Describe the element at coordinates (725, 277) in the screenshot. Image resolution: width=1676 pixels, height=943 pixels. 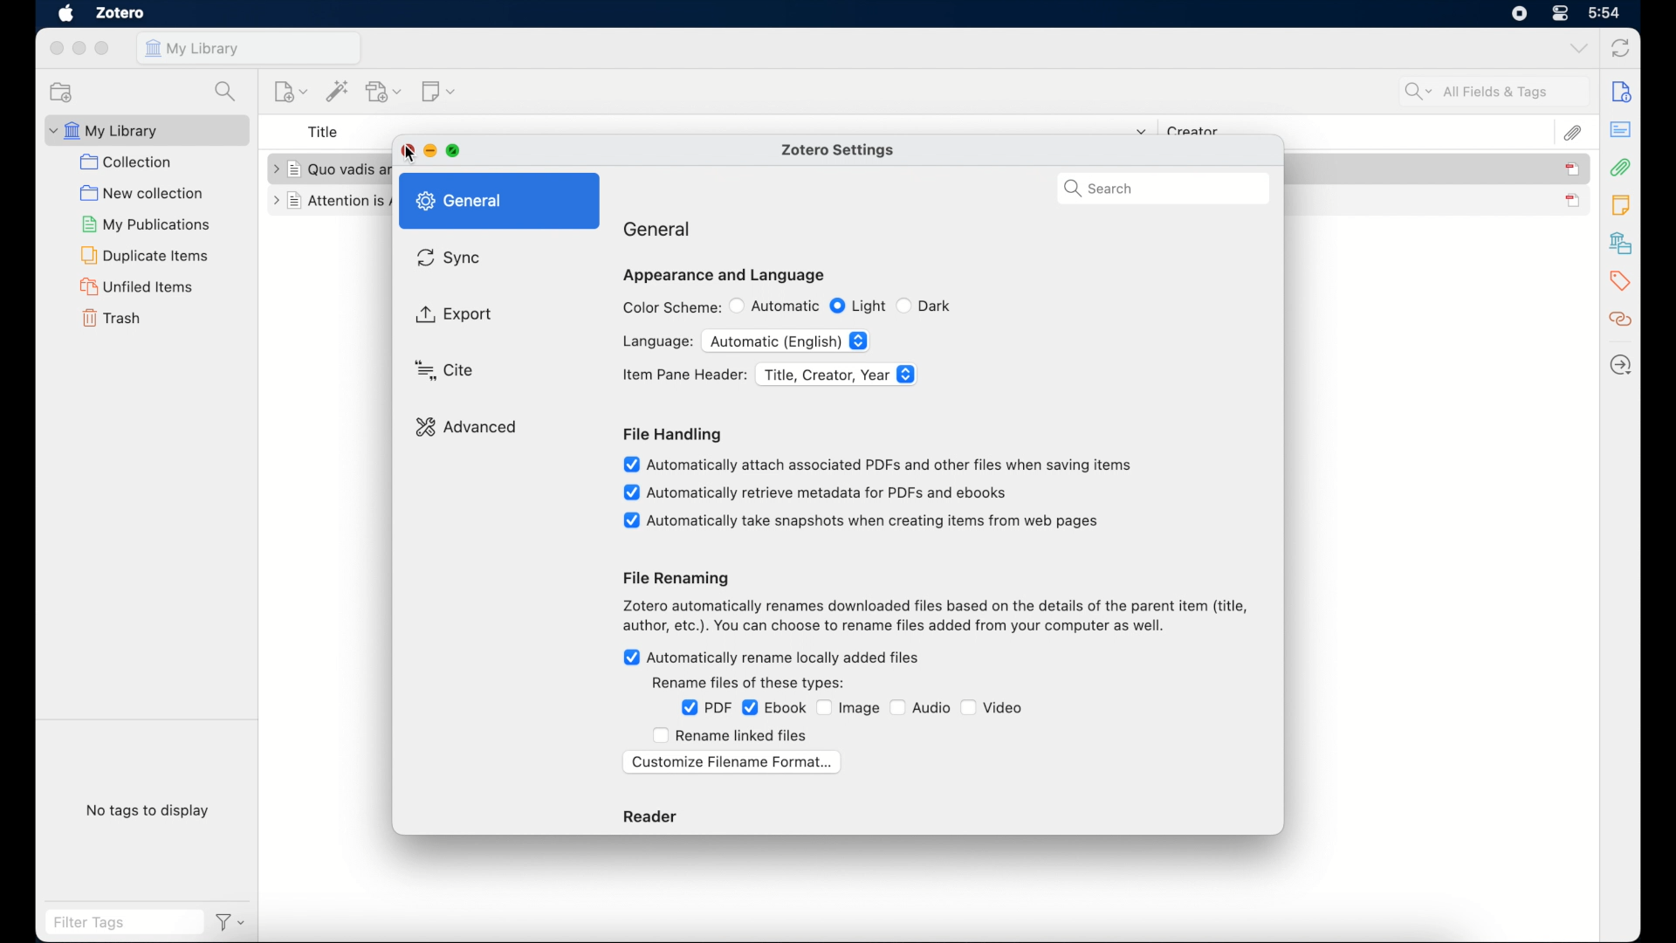
I see `appearance and language` at that location.